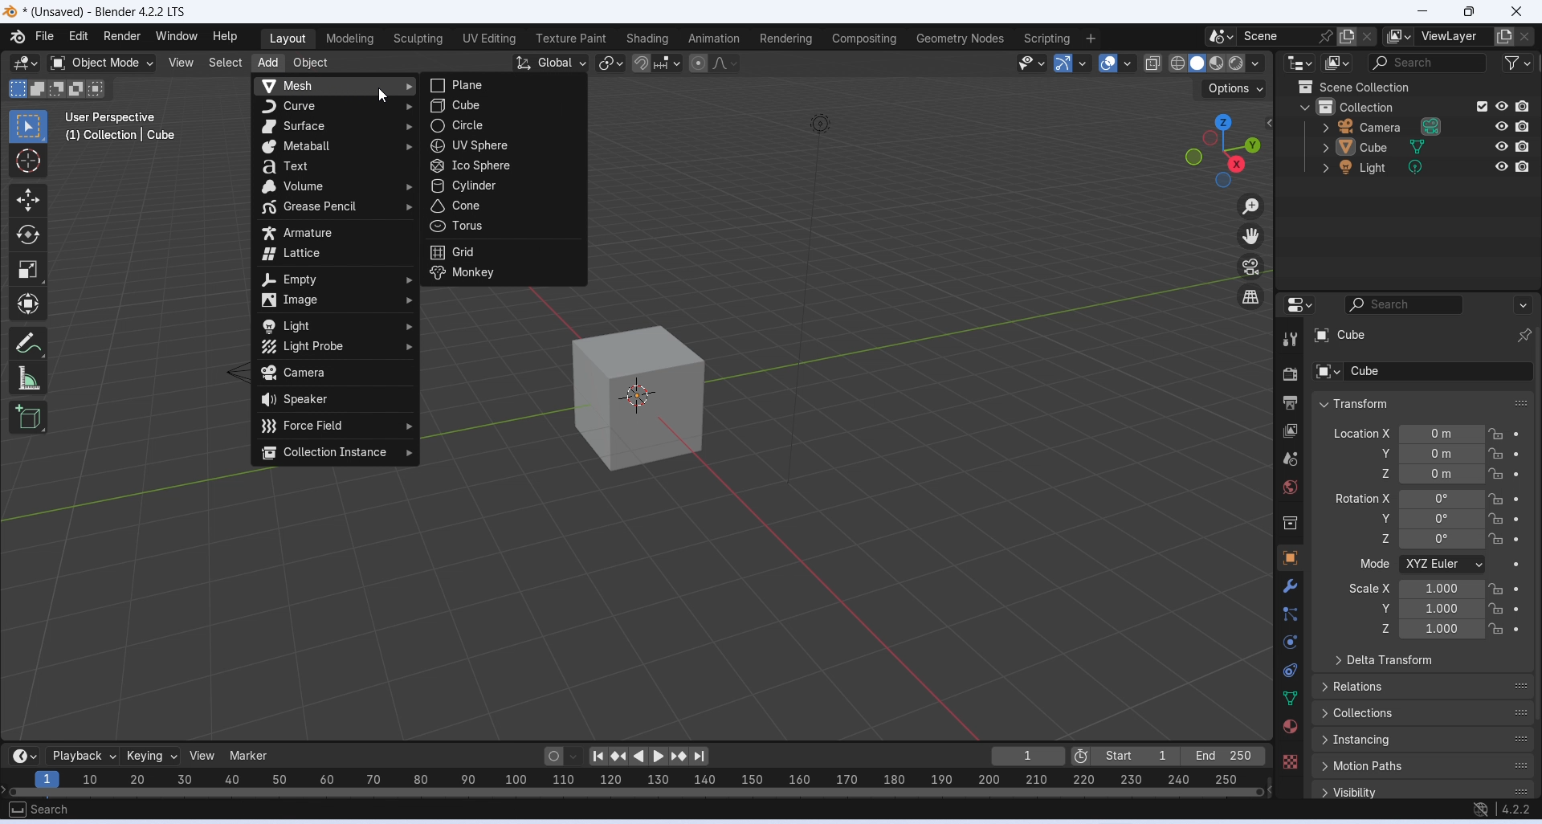 The width and height of the screenshot is (1542, 824). What do you see at coordinates (334, 326) in the screenshot?
I see `light` at bounding box center [334, 326].